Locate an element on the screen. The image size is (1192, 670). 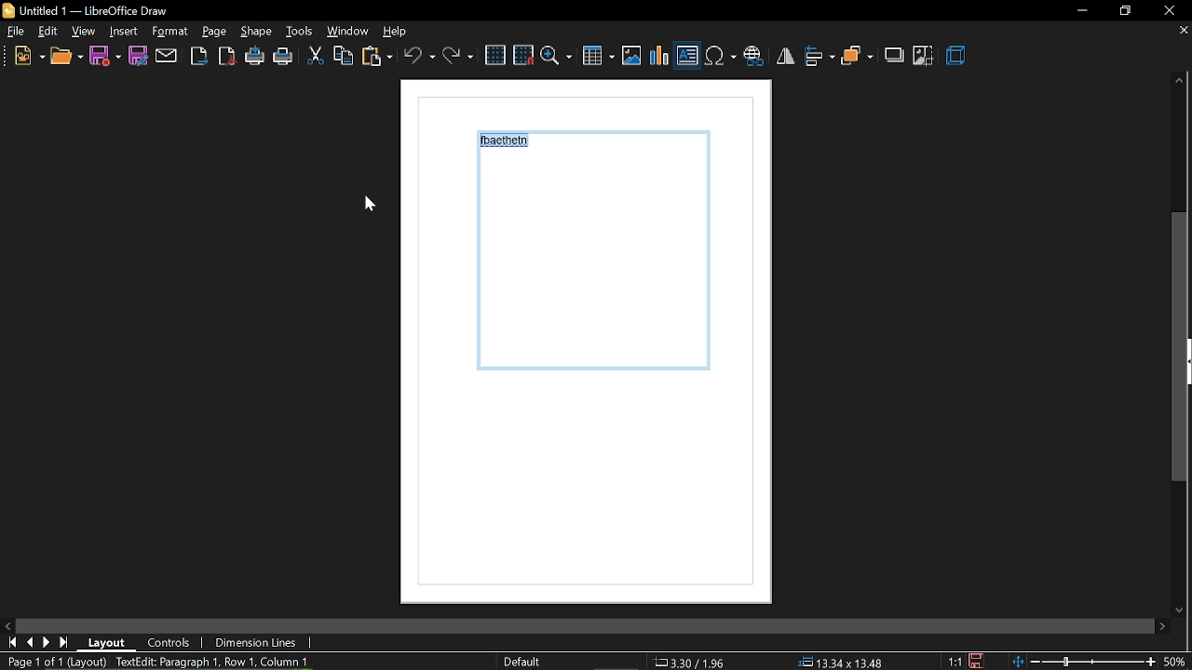
Move down is located at coordinates (1182, 610).